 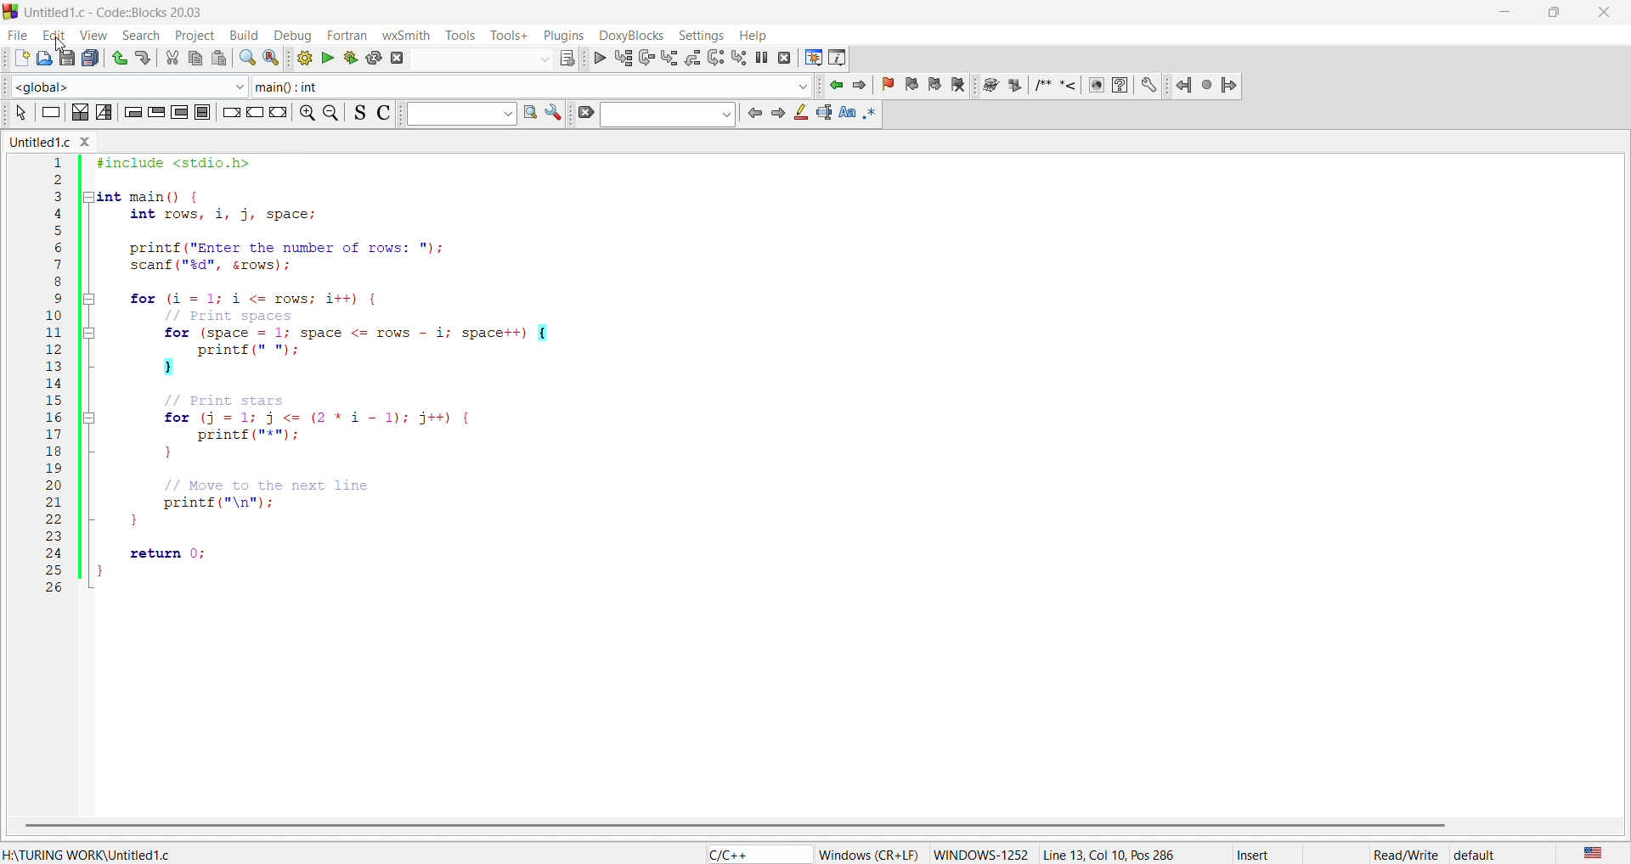 What do you see at coordinates (405, 33) in the screenshot?
I see `wxsmith` at bounding box center [405, 33].